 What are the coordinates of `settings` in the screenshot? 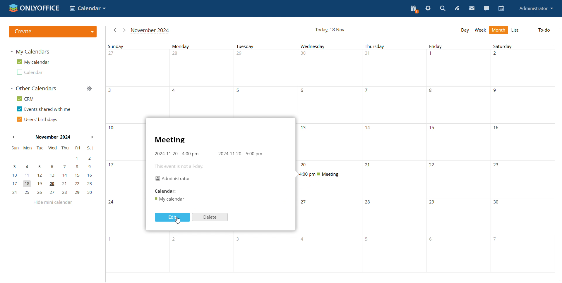 It's located at (428, 8).